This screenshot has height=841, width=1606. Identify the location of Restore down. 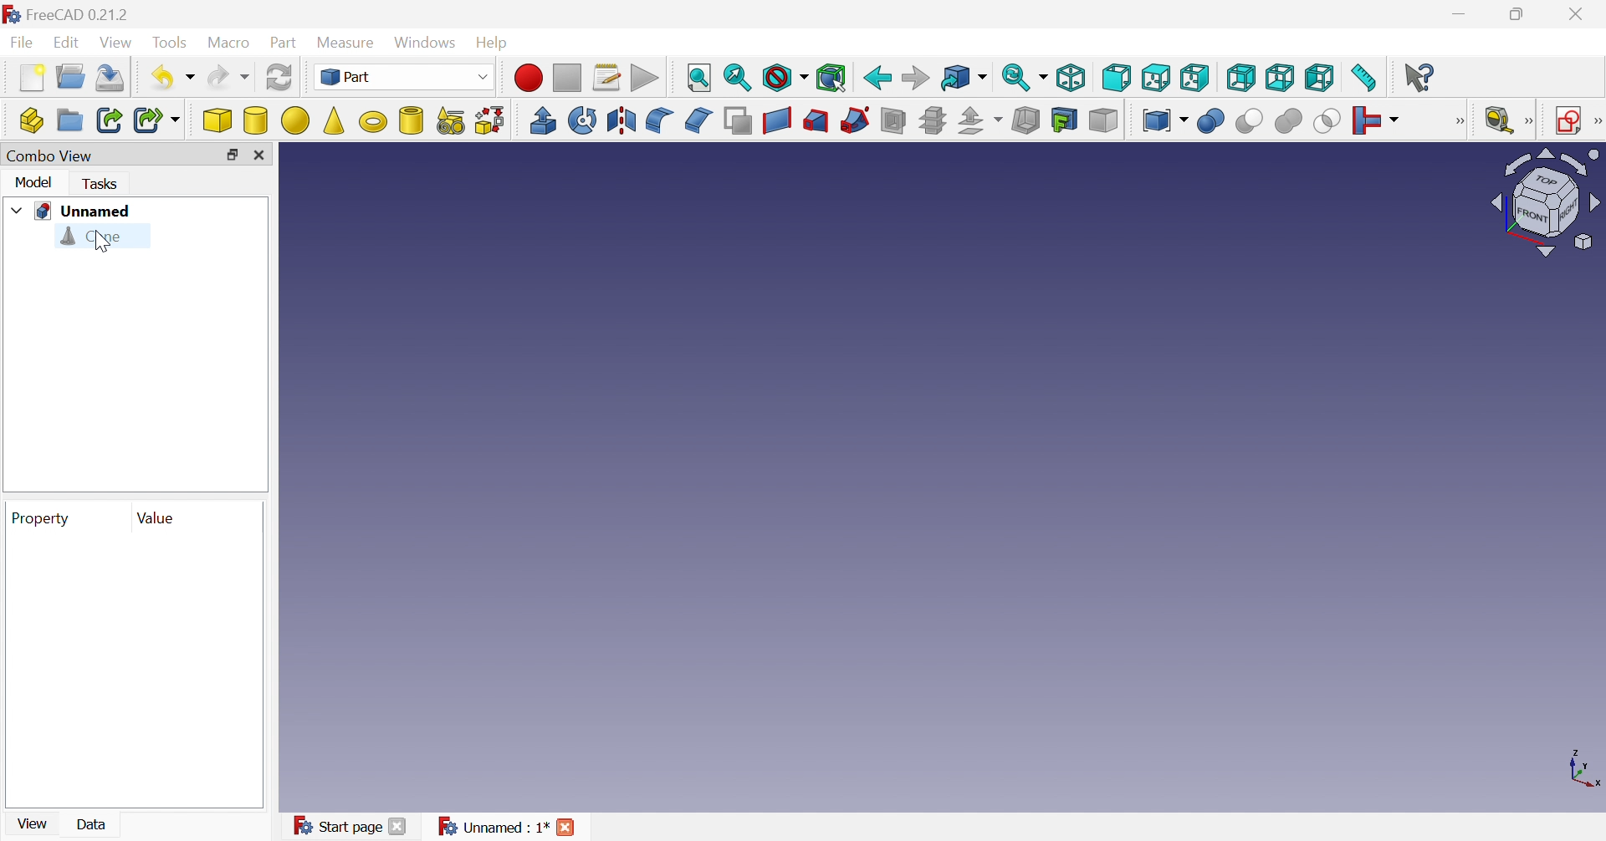
(1518, 16).